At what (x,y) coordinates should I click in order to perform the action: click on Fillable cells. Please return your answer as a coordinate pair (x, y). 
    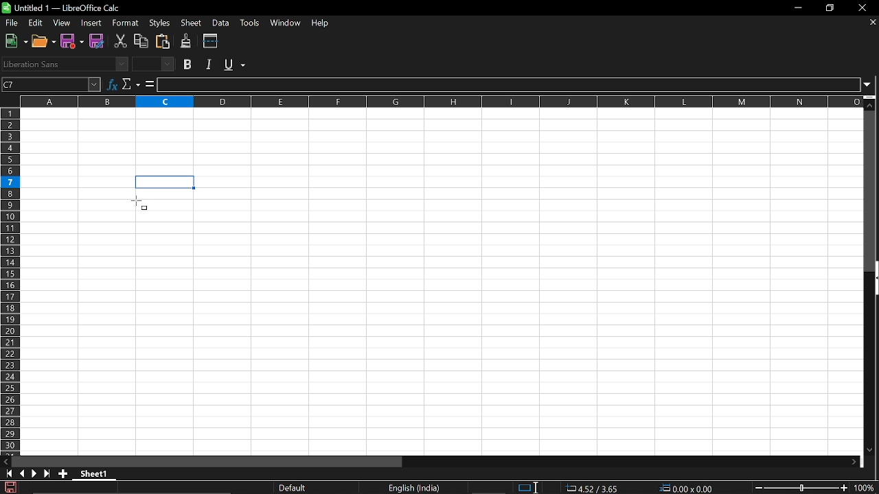
    Looking at the image, I should click on (442, 141).